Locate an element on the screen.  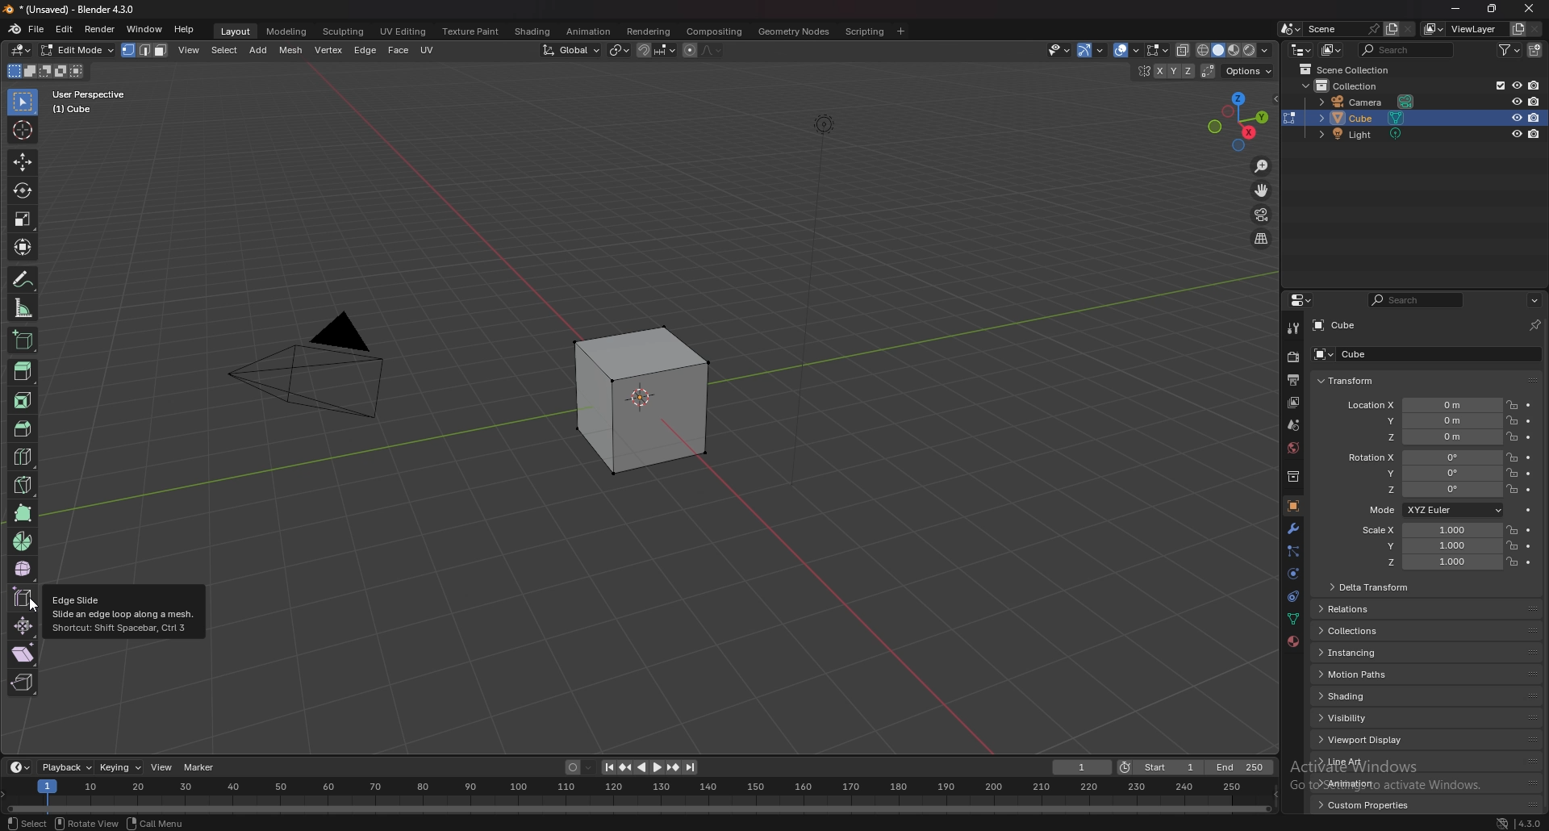
uv is located at coordinates (433, 48).